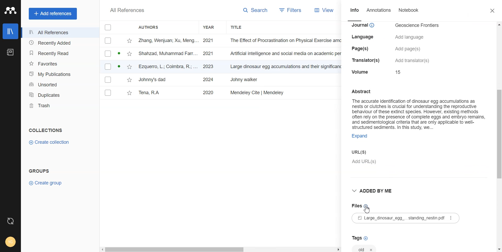 Image resolution: width=502 pixels, height=252 pixels. I want to click on star, so click(130, 54).